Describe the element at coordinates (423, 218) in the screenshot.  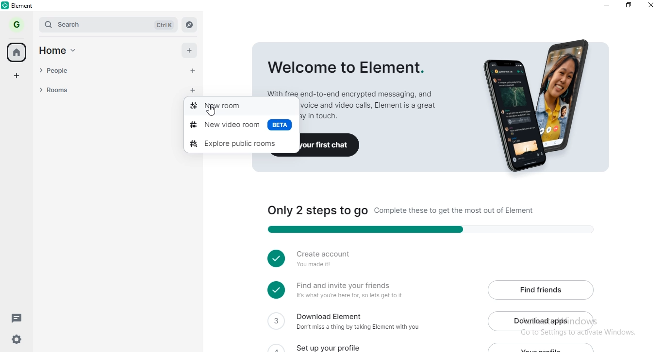
I see `only 2 steps to go` at that location.